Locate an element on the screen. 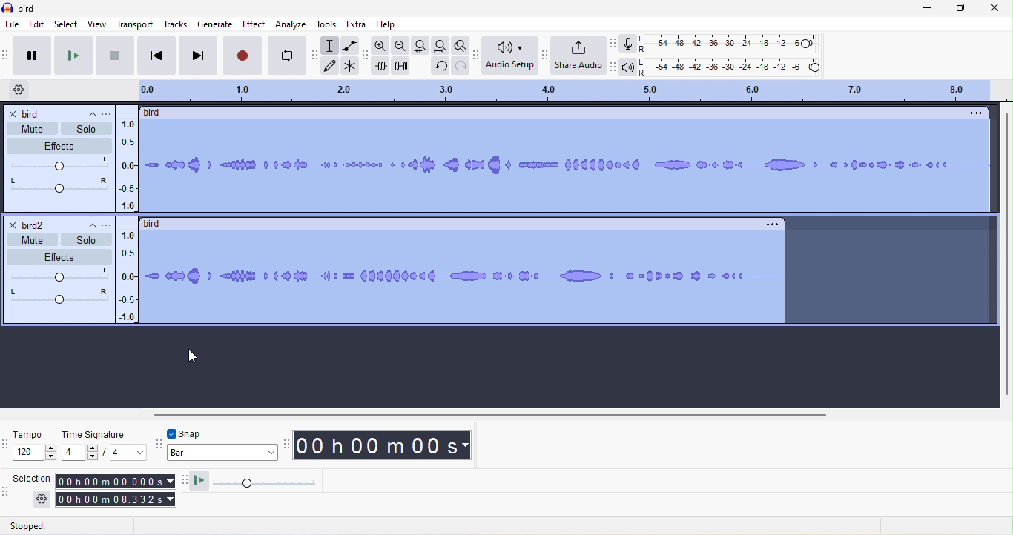 Image resolution: width=1013 pixels, height=535 pixels. file is located at coordinates (12, 24).